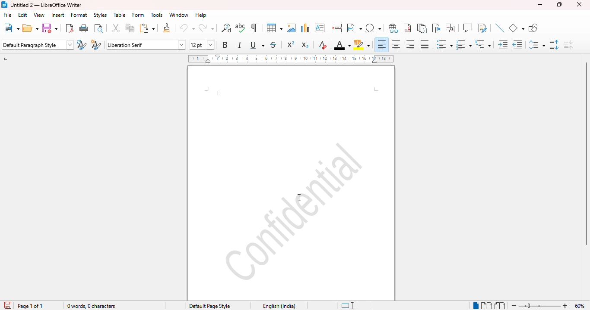 This screenshot has width=590, height=310. Describe the element at coordinates (436, 28) in the screenshot. I see `insert bookmark` at that location.